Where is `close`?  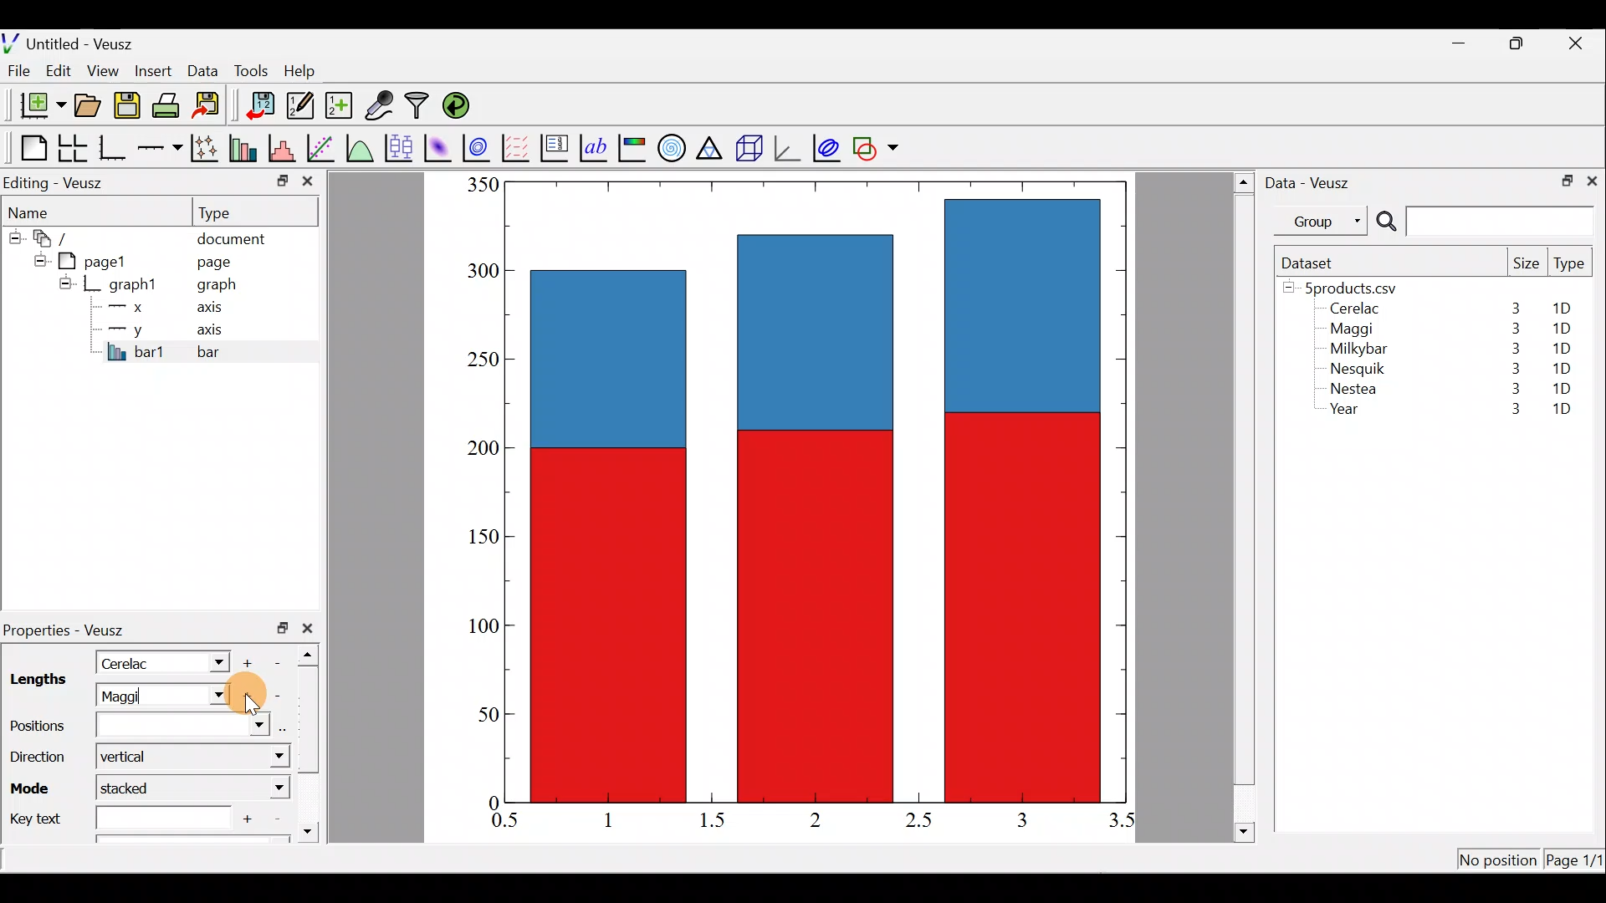
close is located at coordinates (311, 628).